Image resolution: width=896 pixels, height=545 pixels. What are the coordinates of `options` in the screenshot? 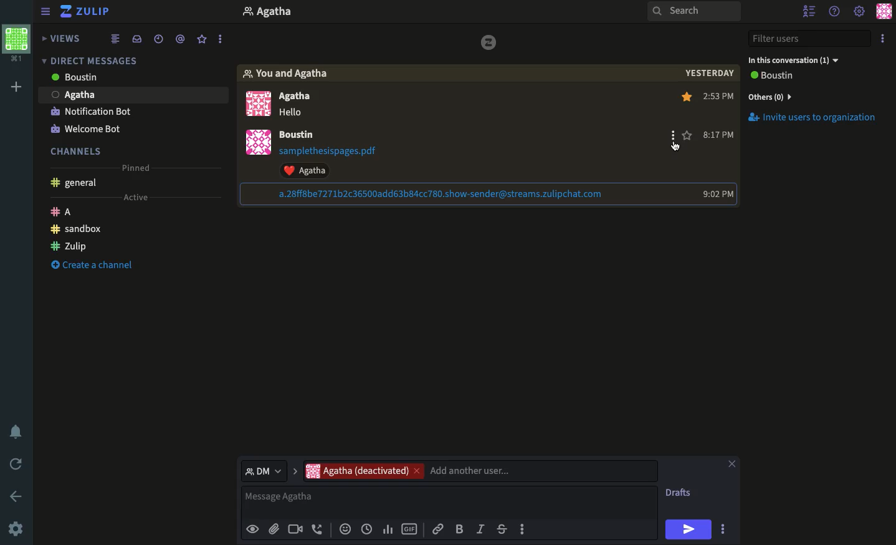 It's located at (523, 533).